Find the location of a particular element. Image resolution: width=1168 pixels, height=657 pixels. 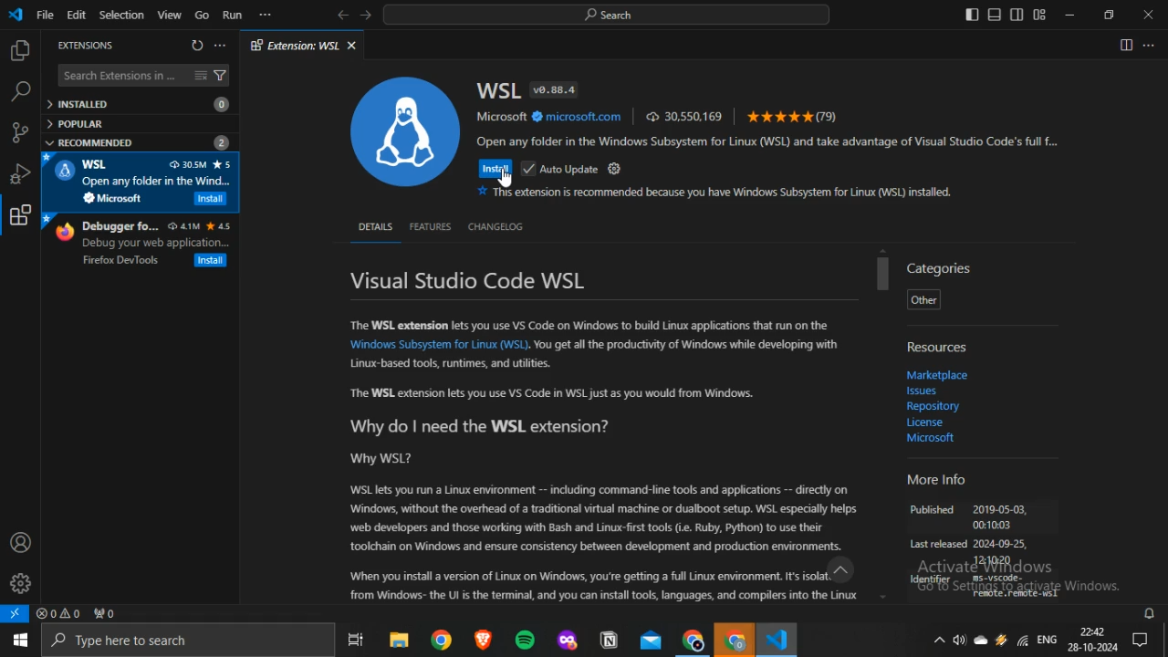

Edit is located at coordinates (75, 15).